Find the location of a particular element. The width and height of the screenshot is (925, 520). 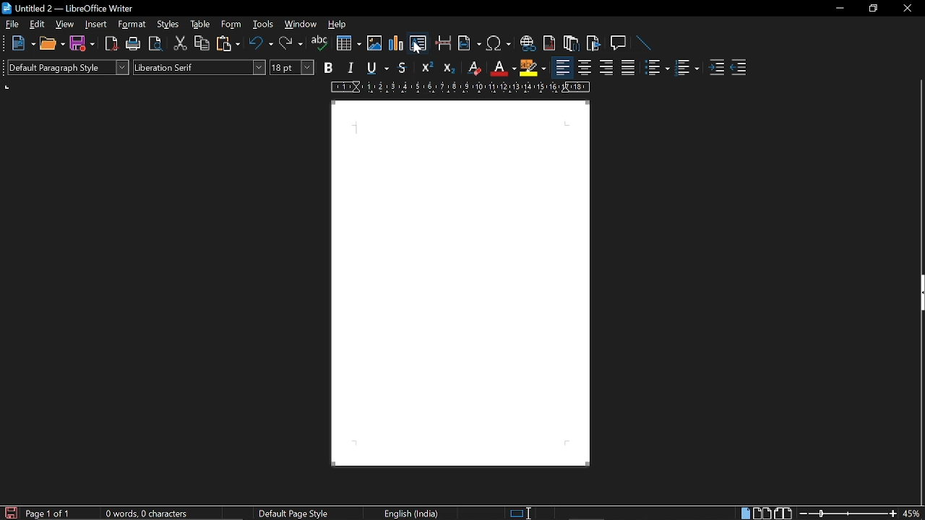

indent left is located at coordinates (716, 69).